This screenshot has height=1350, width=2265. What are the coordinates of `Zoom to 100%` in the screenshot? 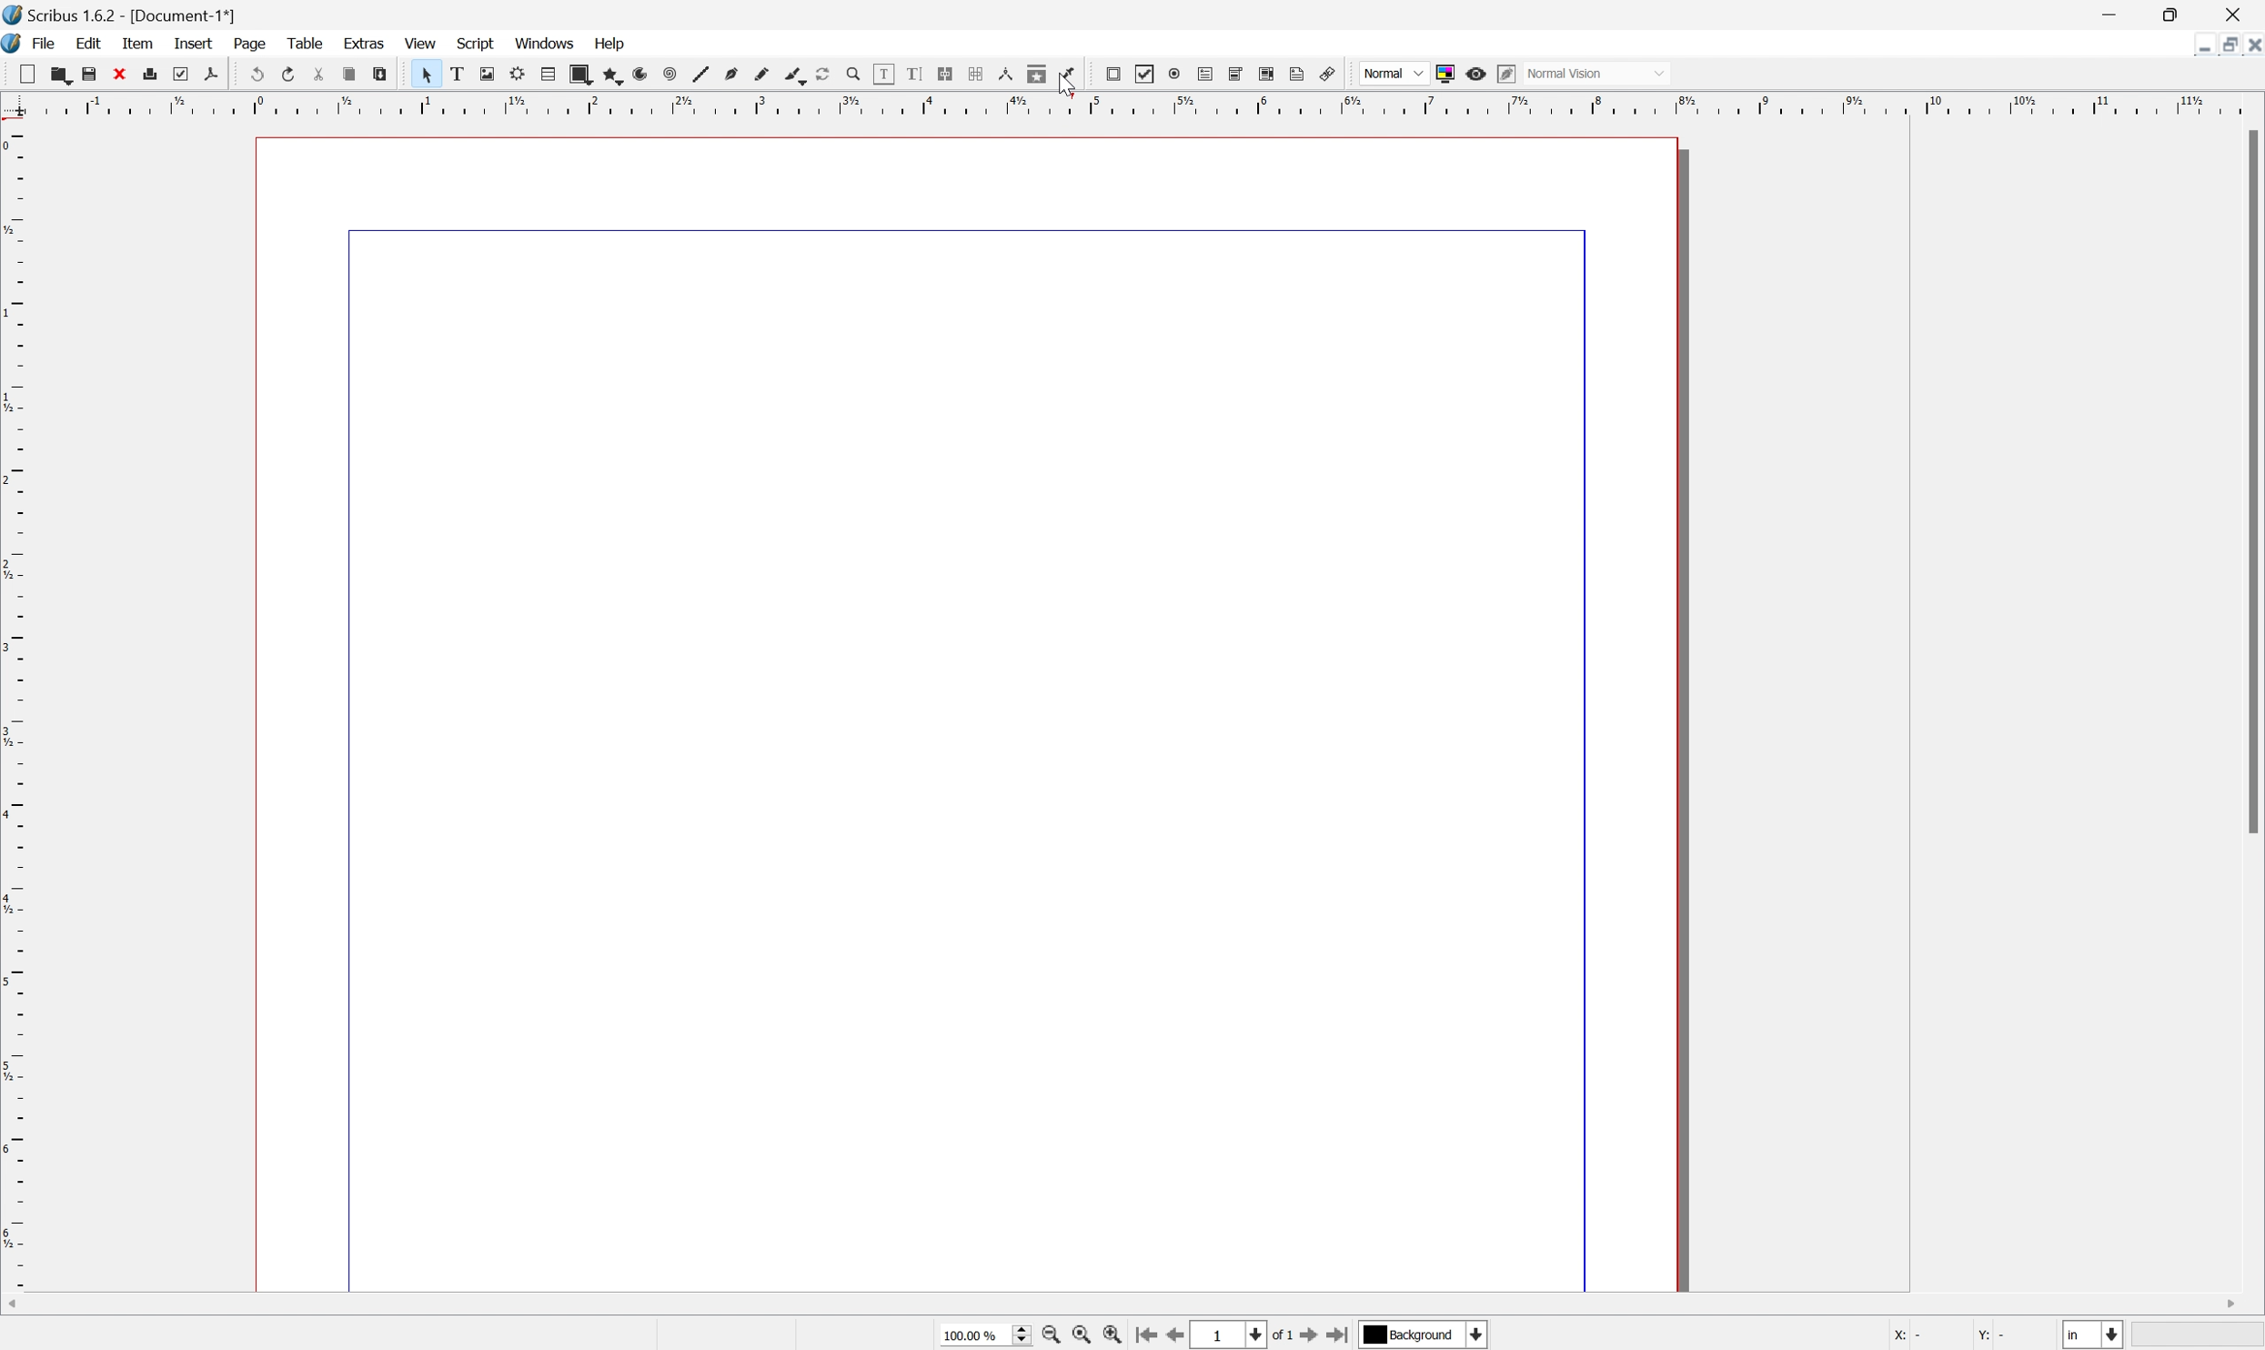 It's located at (1078, 1337).